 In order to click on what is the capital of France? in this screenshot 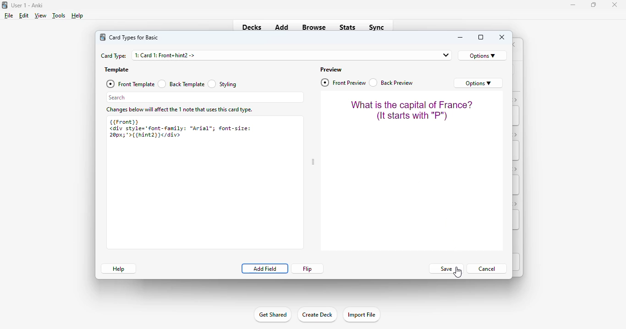, I will do `click(412, 104)`.